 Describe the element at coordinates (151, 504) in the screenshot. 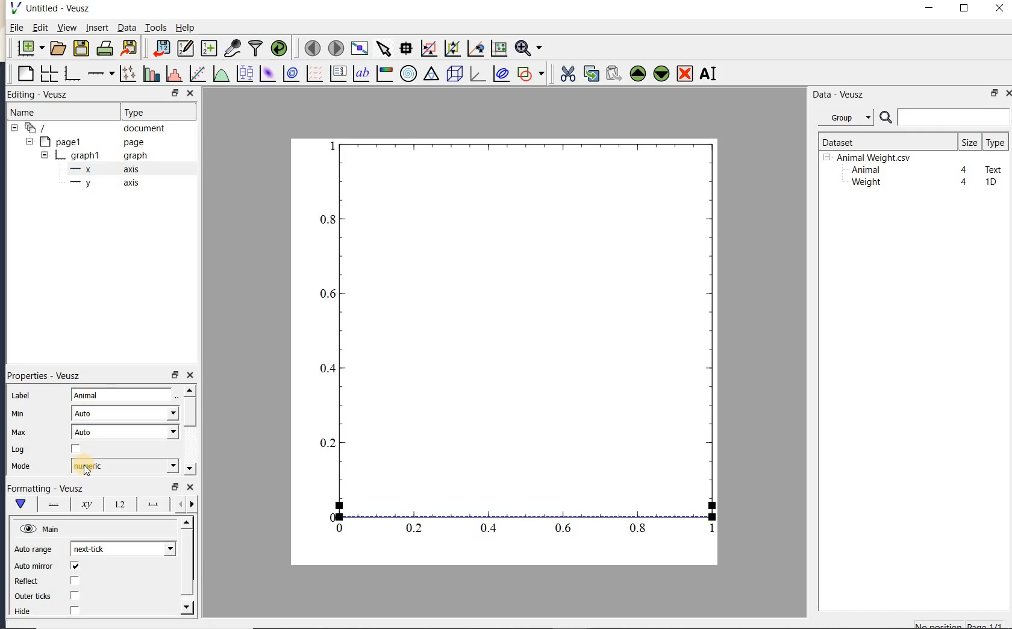

I see `major ticks` at that location.